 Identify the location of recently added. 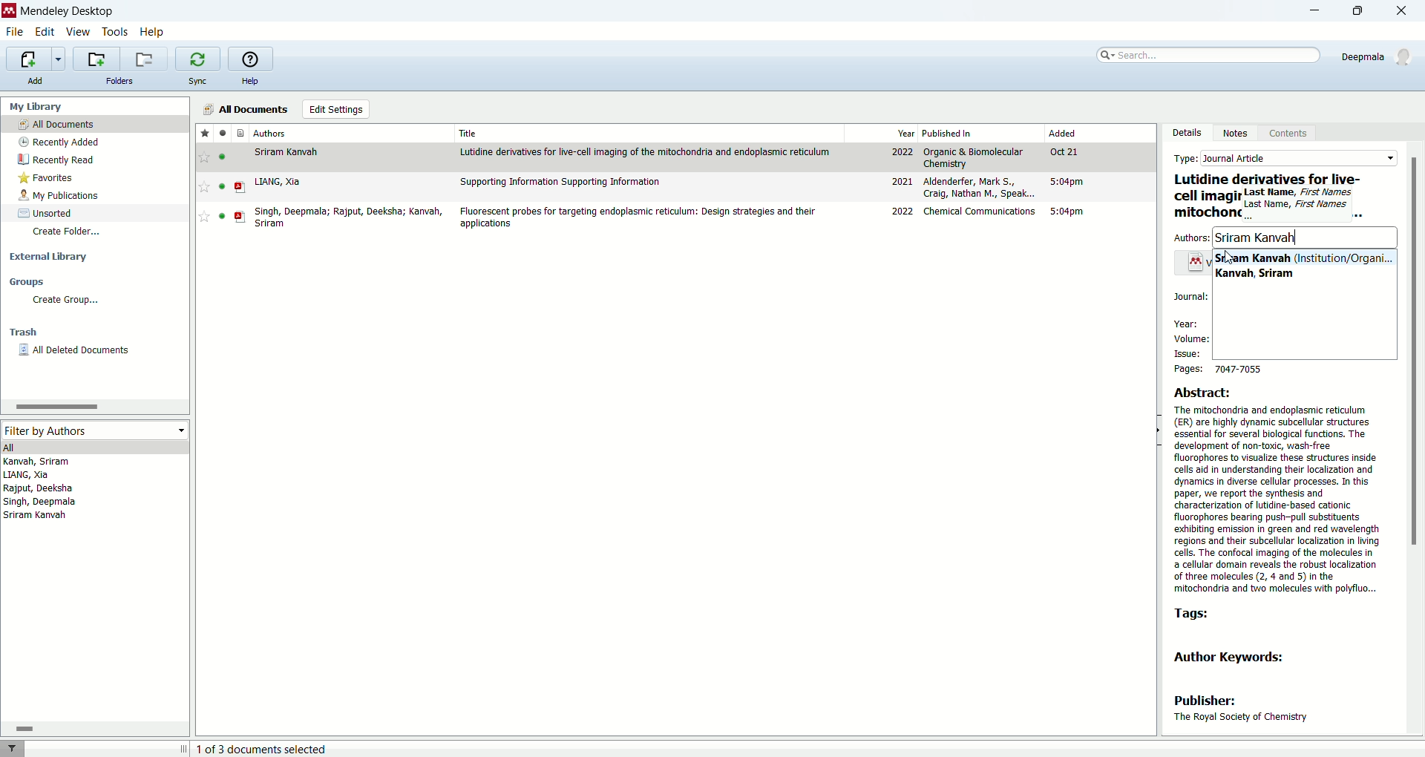
(57, 143).